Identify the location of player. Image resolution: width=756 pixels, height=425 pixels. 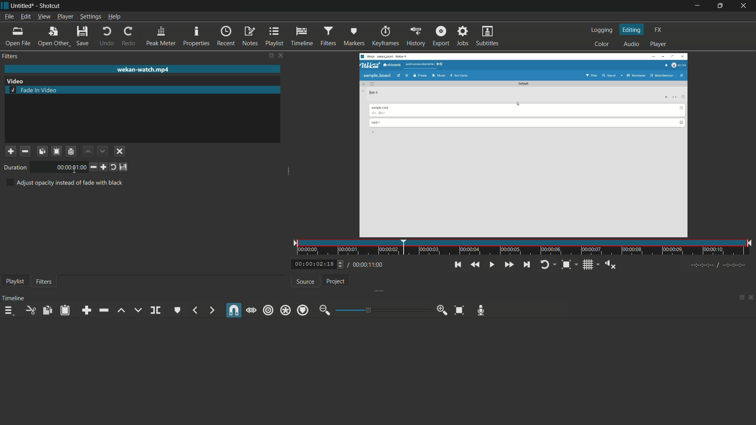
(659, 44).